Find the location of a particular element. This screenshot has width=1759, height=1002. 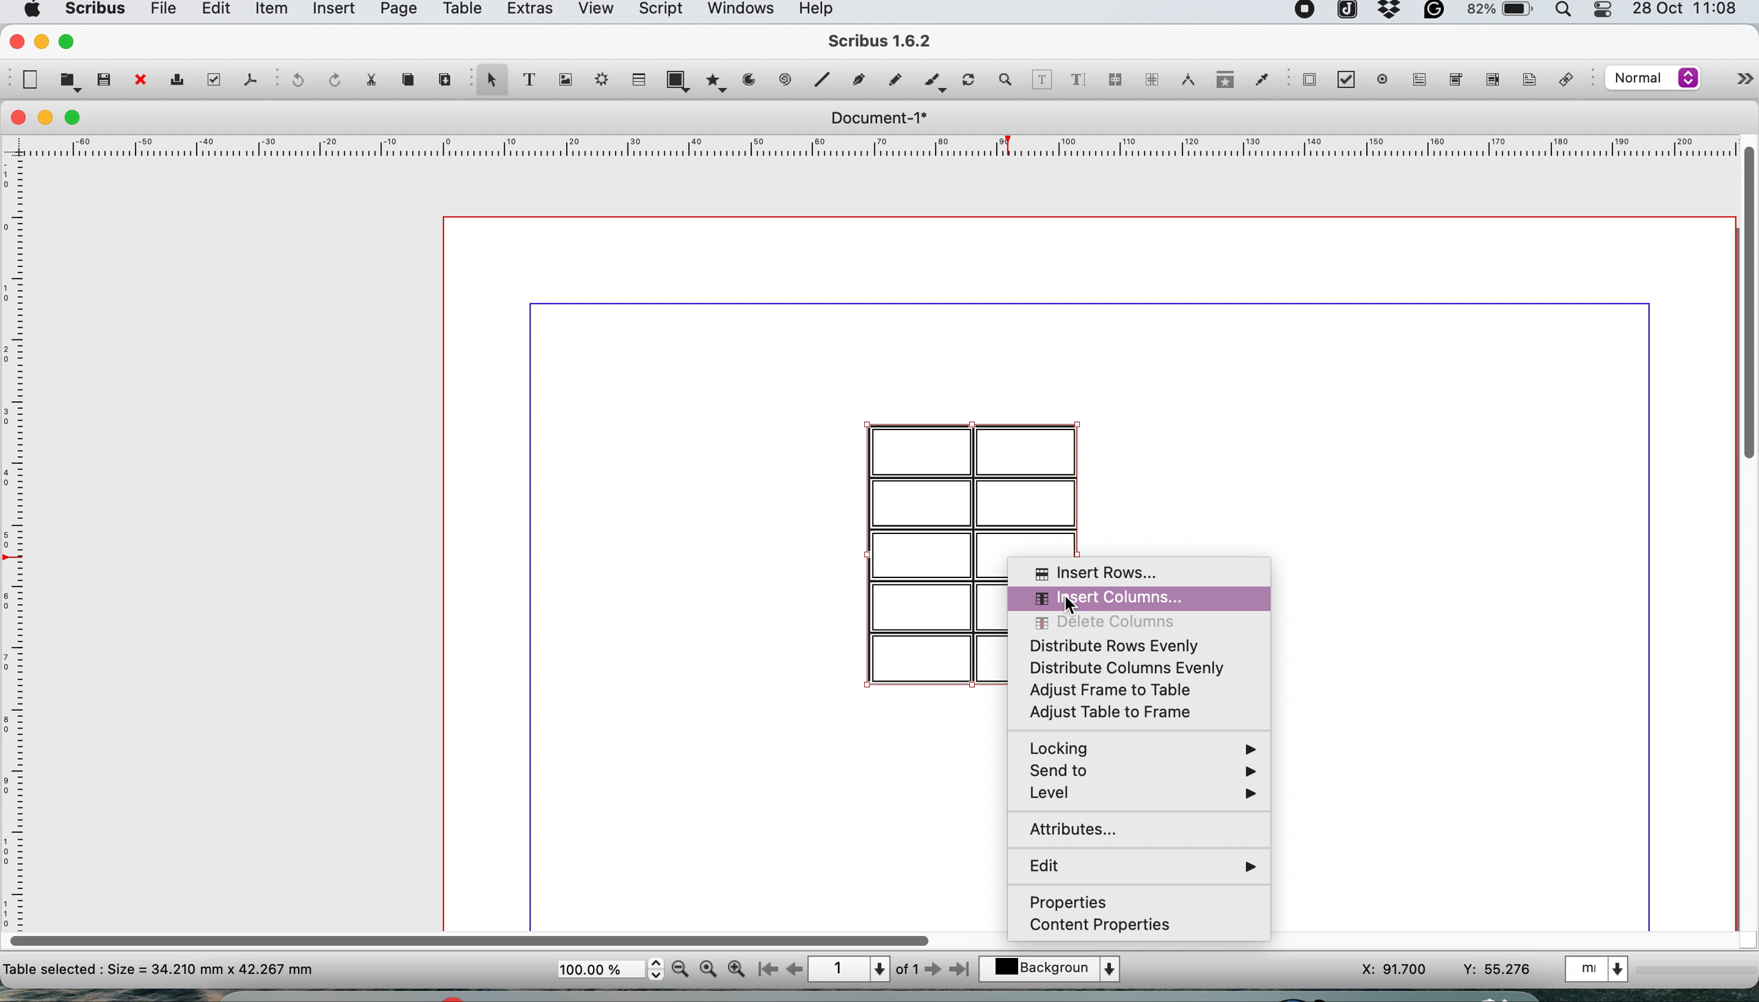

render frame is located at coordinates (598, 79).